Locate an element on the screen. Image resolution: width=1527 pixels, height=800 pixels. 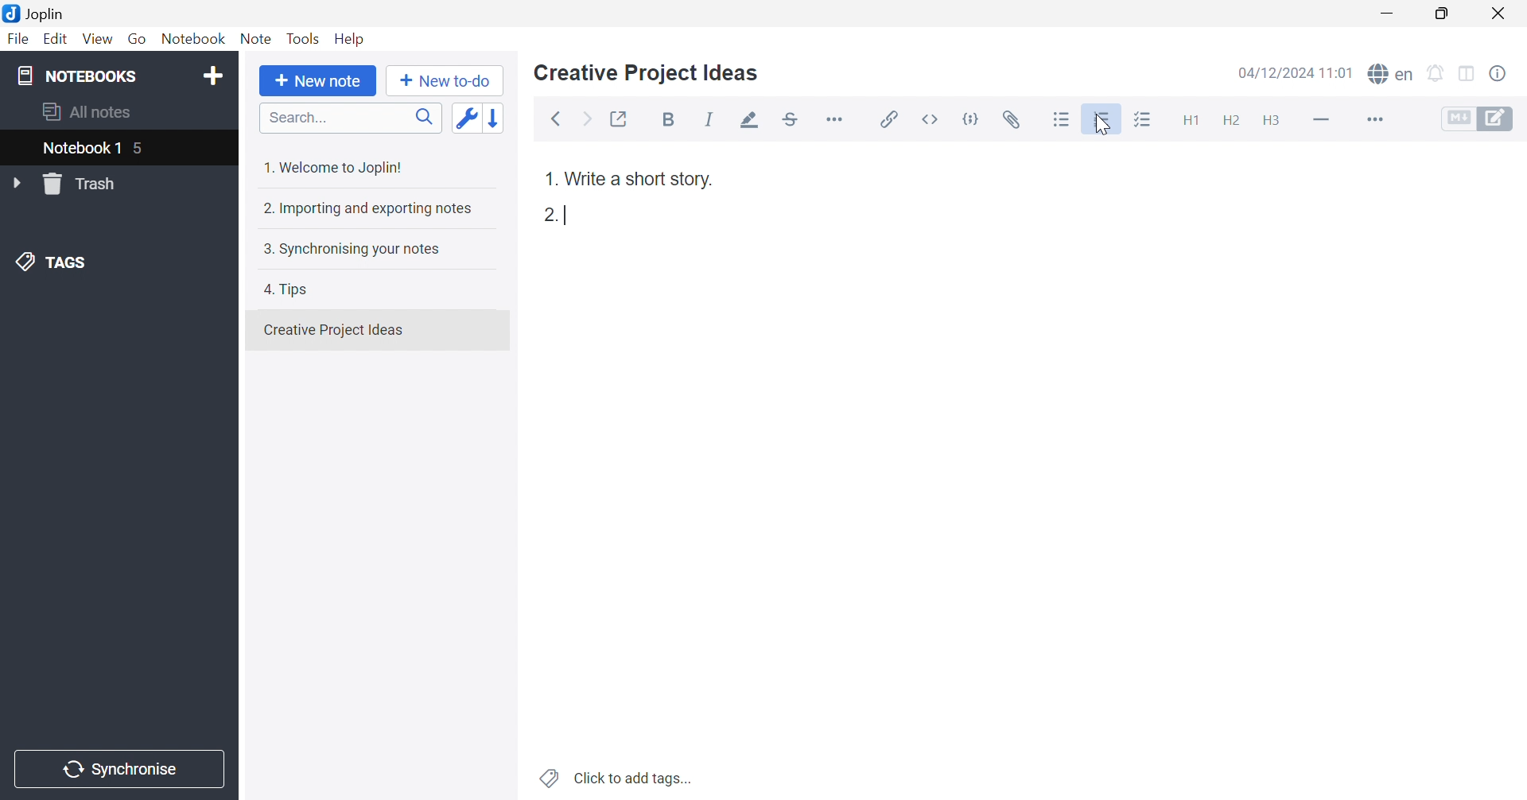
Strikethrough is located at coordinates (795, 121).